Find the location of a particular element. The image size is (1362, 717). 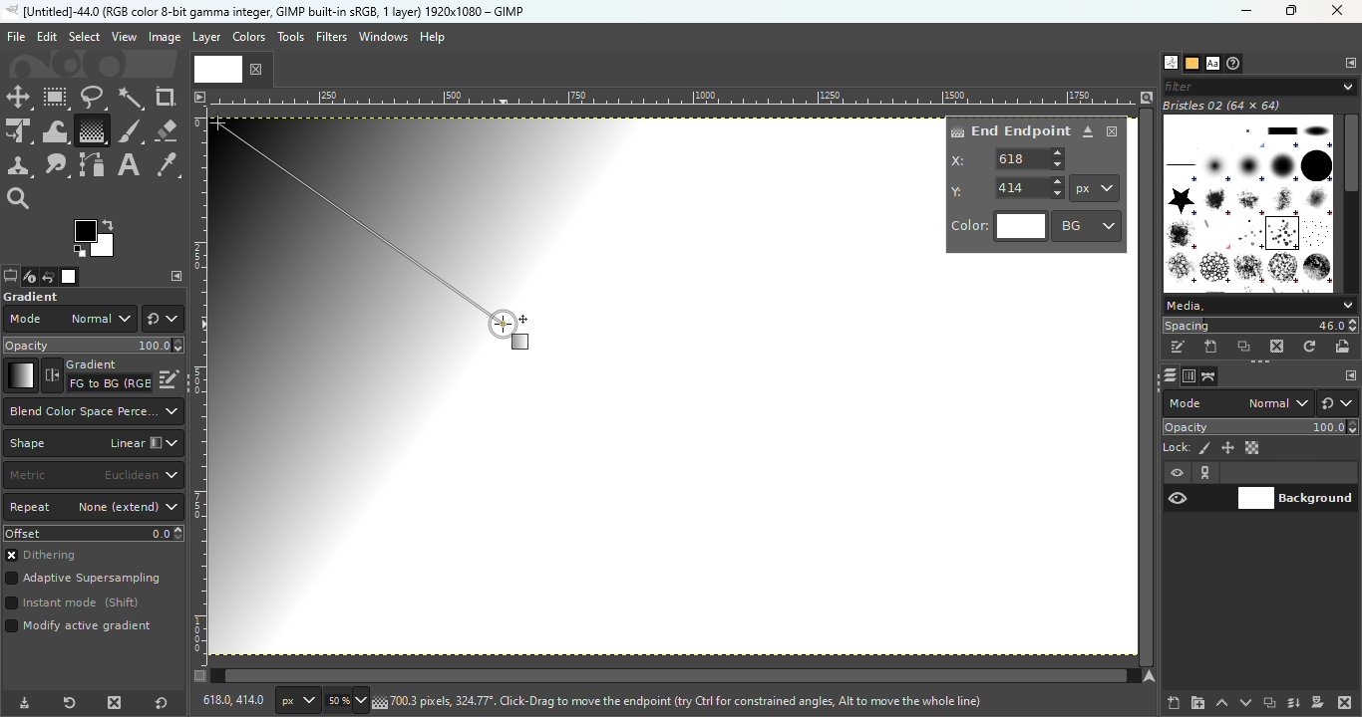

Matric to the use for the distance calculation is located at coordinates (93, 476).